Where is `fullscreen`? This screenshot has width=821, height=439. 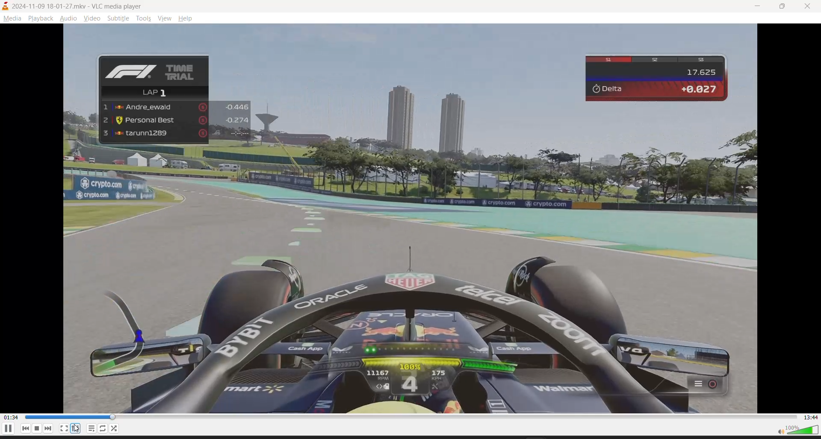
fullscreen is located at coordinates (64, 428).